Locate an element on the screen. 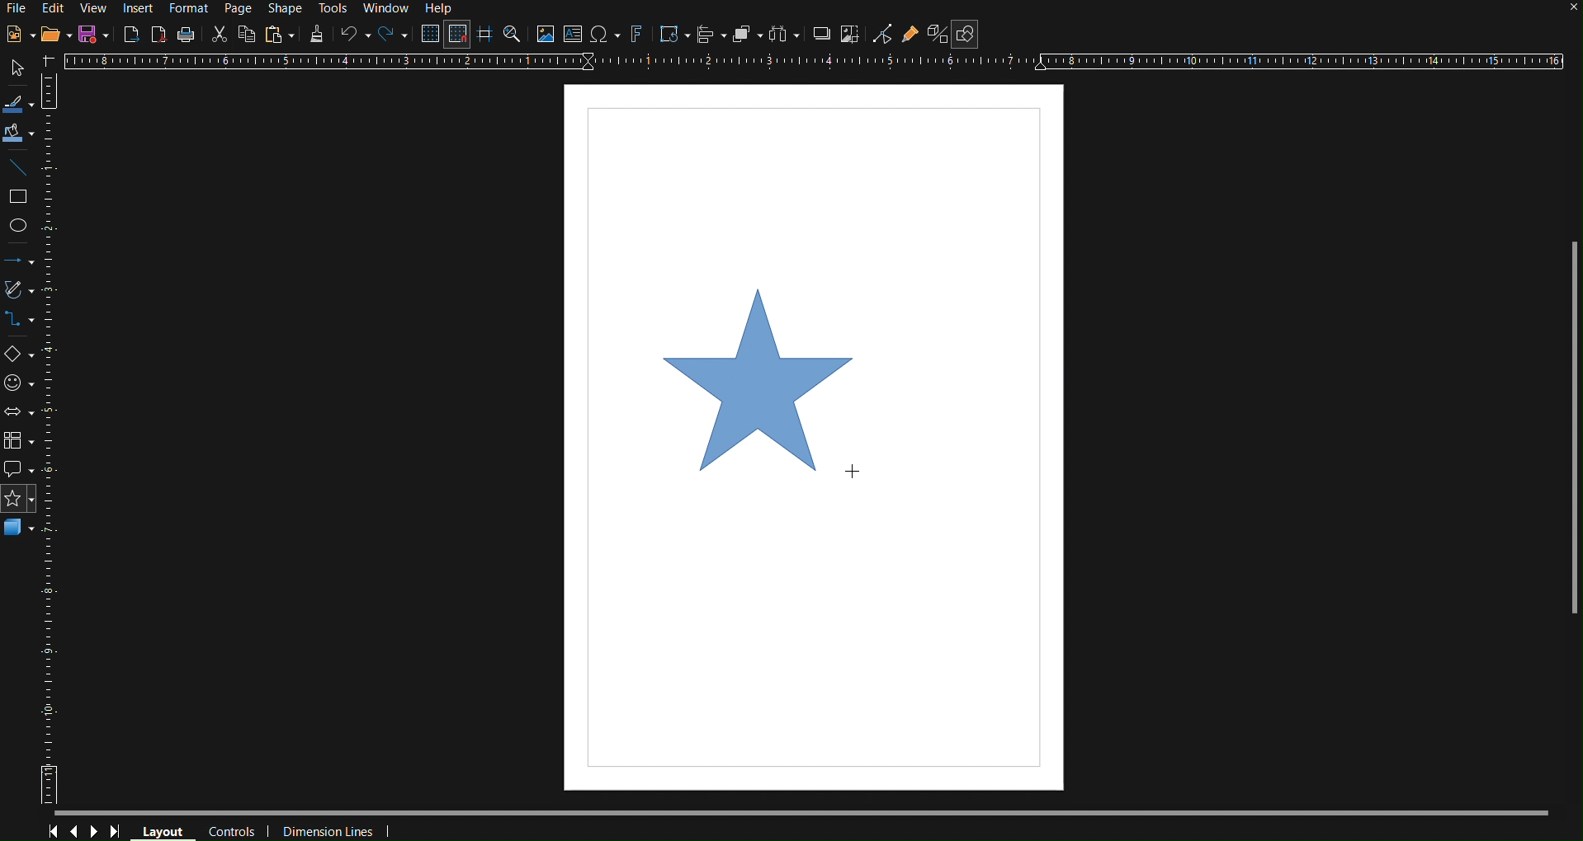 This screenshot has width=1583, height=841. Print is located at coordinates (187, 34).